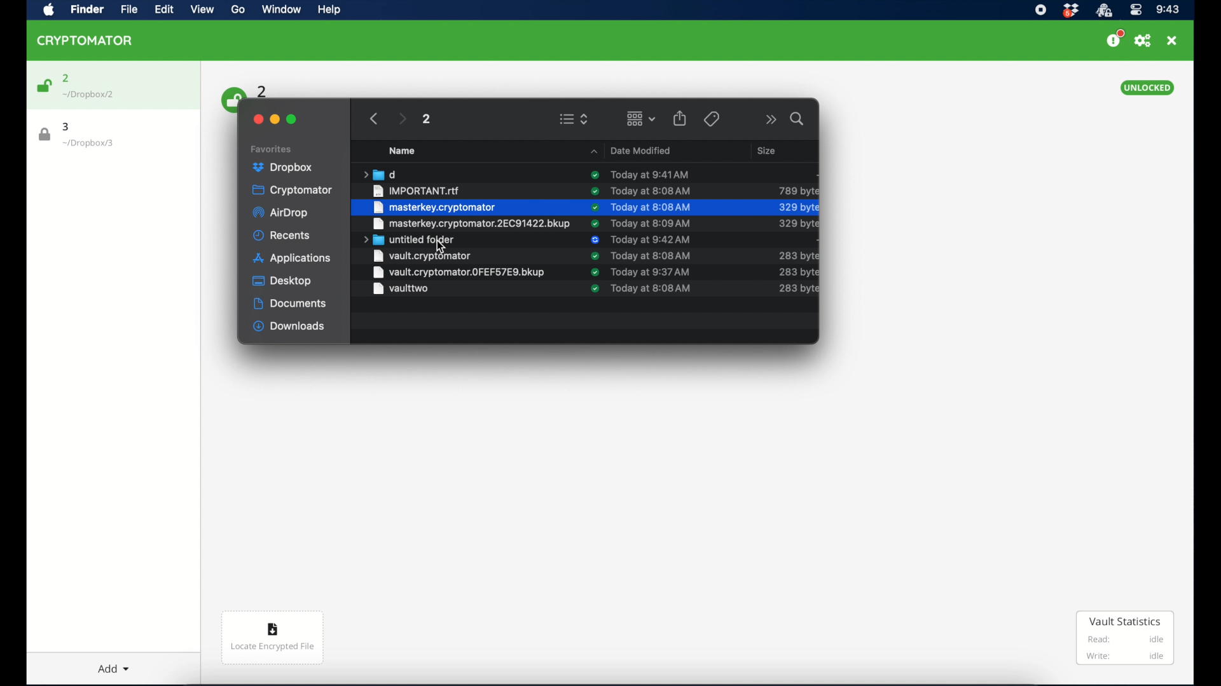 This screenshot has height=686, width=1221. What do you see at coordinates (282, 235) in the screenshot?
I see `recents` at bounding box center [282, 235].